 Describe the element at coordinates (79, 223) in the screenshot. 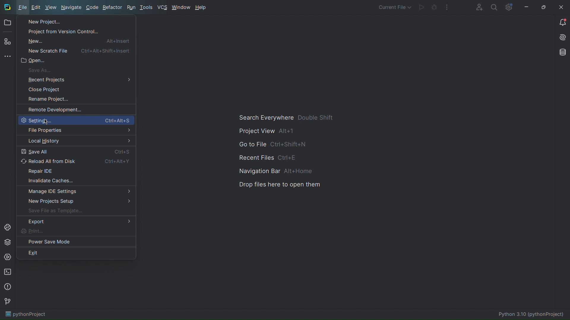

I see `Export` at that location.